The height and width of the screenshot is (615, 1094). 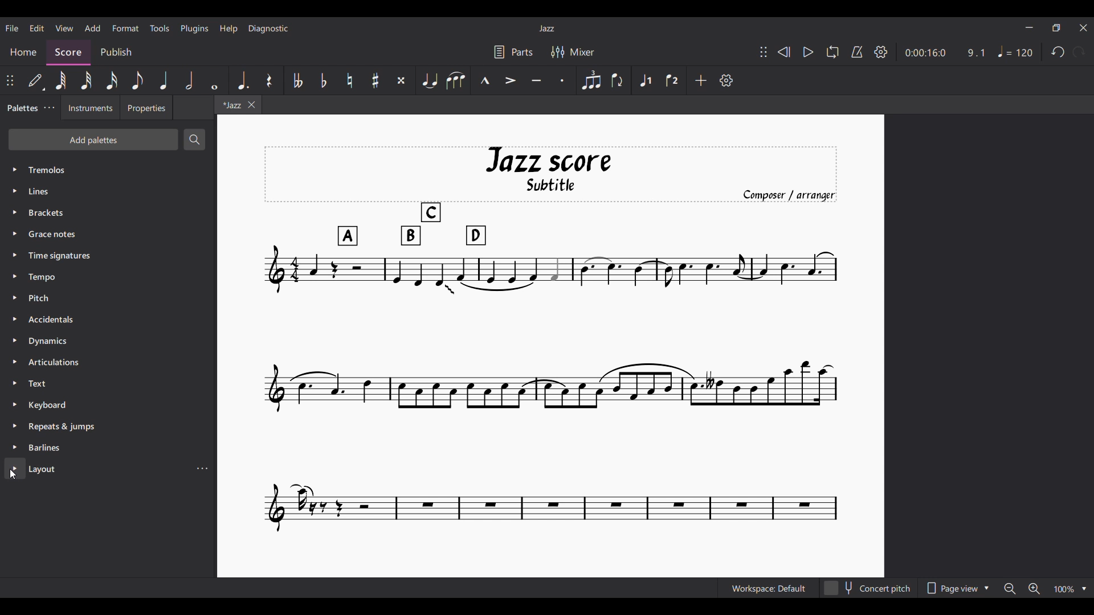 What do you see at coordinates (1083, 28) in the screenshot?
I see `Close interface` at bounding box center [1083, 28].